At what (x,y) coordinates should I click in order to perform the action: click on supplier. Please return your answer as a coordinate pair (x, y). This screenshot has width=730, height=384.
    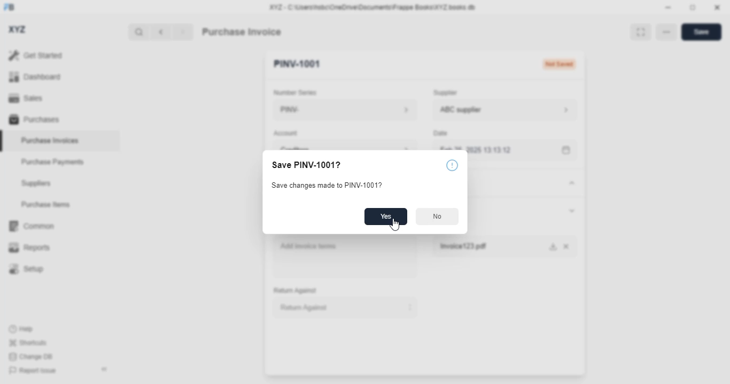
    Looking at the image, I should click on (443, 92).